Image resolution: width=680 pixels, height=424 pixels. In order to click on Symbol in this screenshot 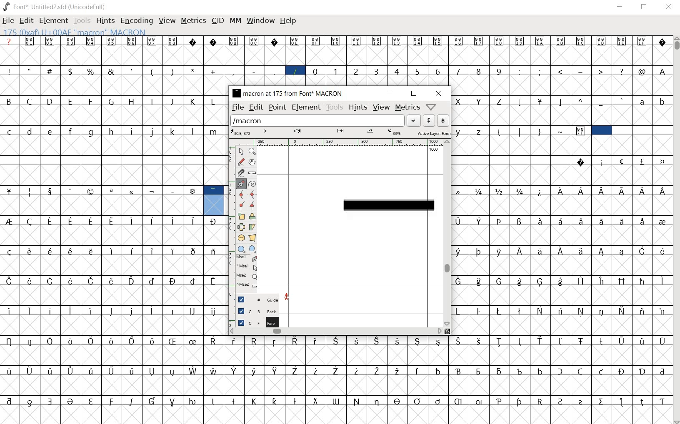, I will do `click(193, 42)`.